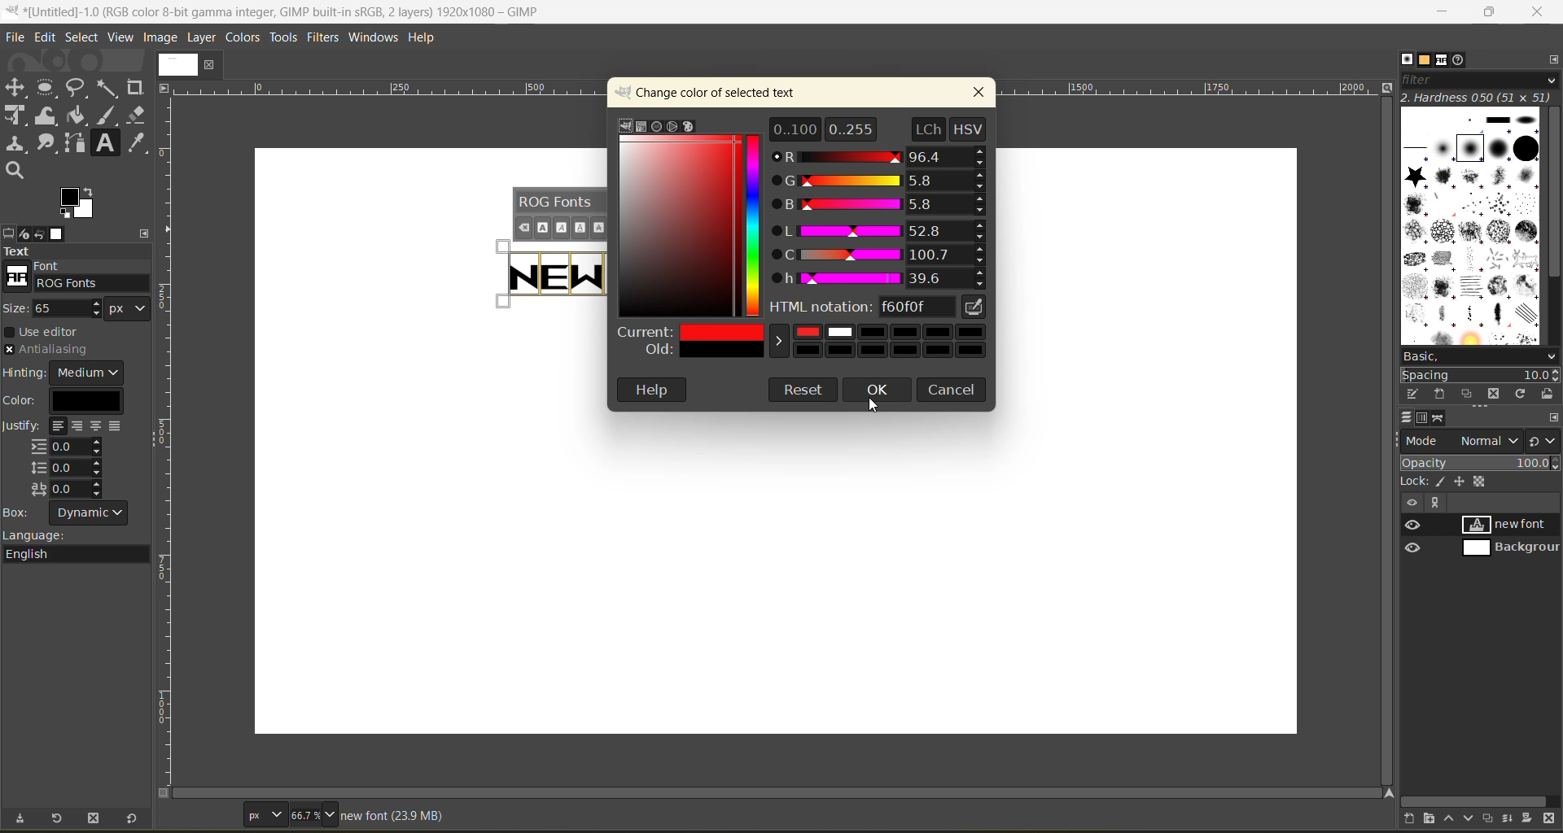 The image size is (1563, 833). Describe the element at coordinates (1439, 395) in the screenshot. I see `create a new brush` at that location.